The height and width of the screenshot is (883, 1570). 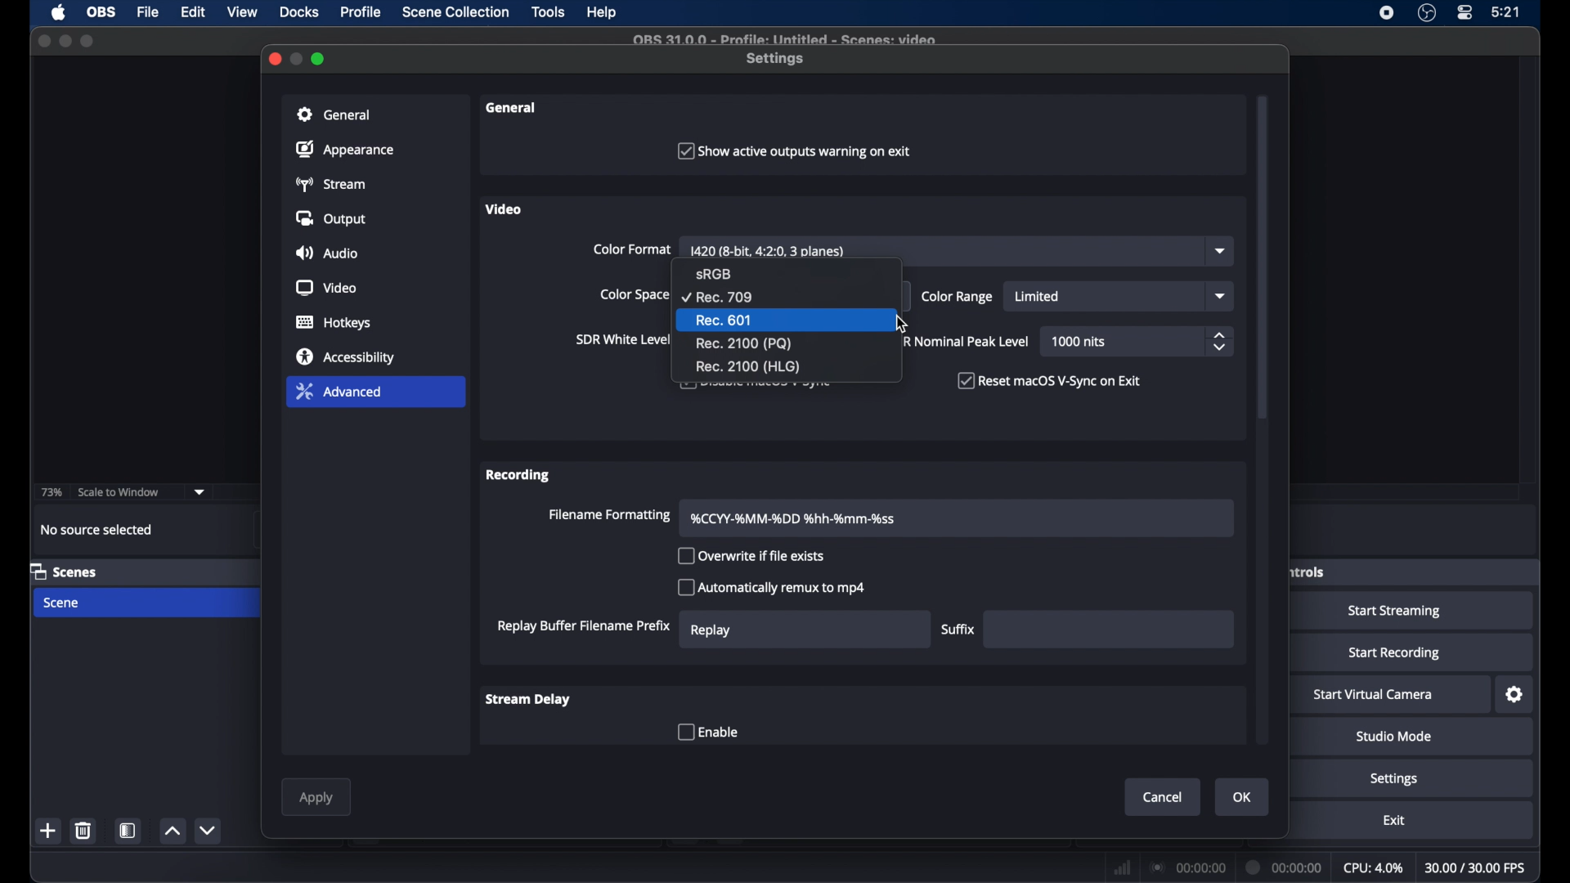 I want to click on scene collection, so click(x=455, y=13).